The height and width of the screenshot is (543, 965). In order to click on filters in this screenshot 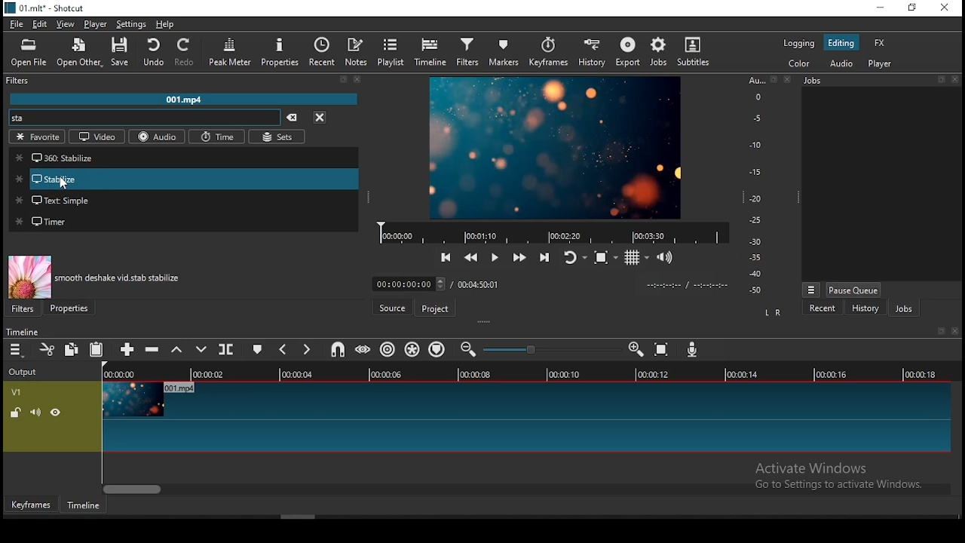, I will do `click(26, 308)`.